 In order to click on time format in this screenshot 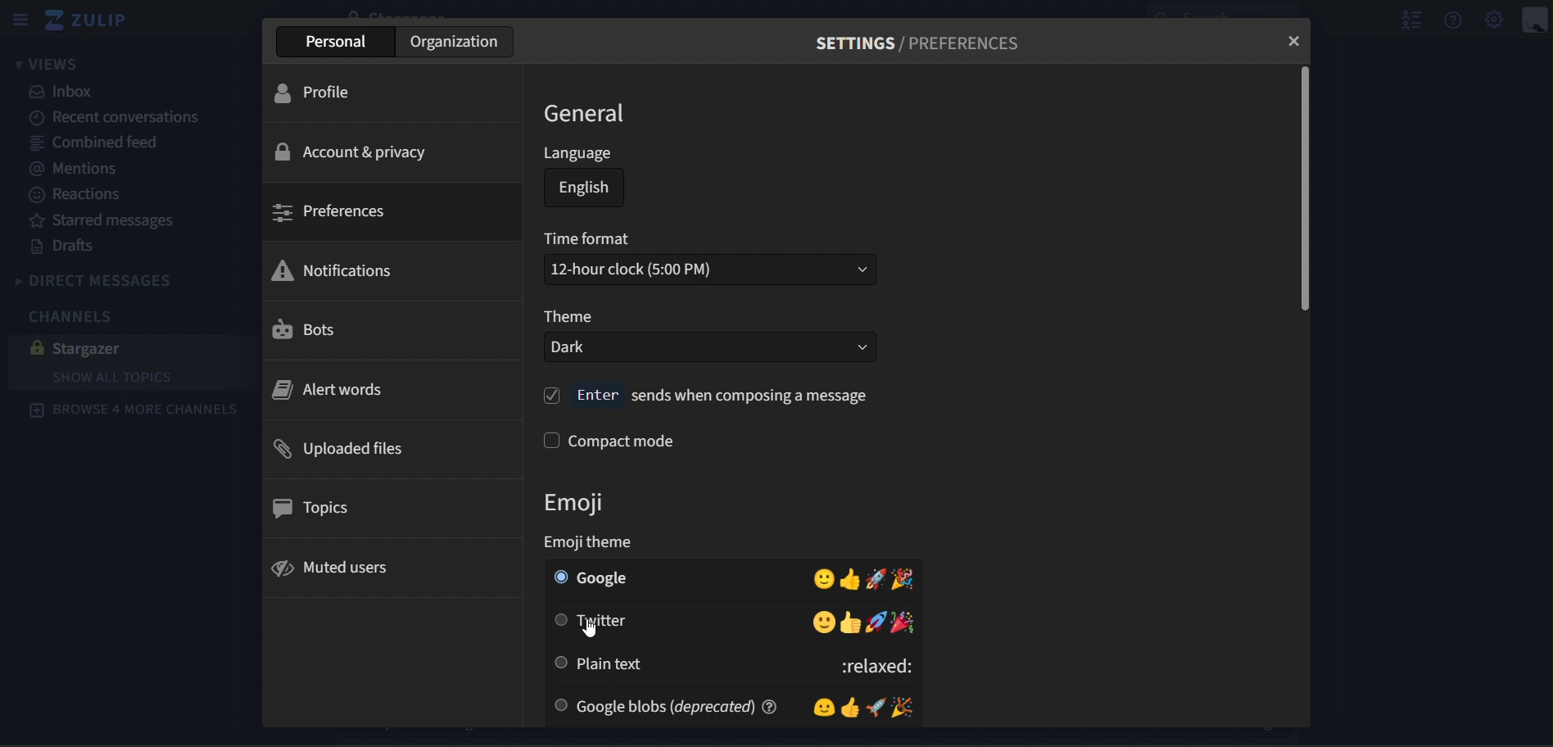, I will do `click(590, 241)`.